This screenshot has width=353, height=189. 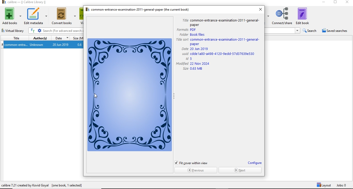 What do you see at coordinates (335, 3) in the screenshot?
I see `Restore` at bounding box center [335, 3].